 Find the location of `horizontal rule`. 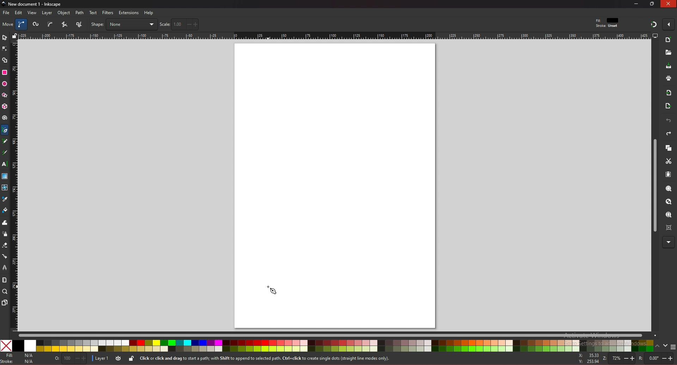

horizontal rule is located at coordinates (334, 35).